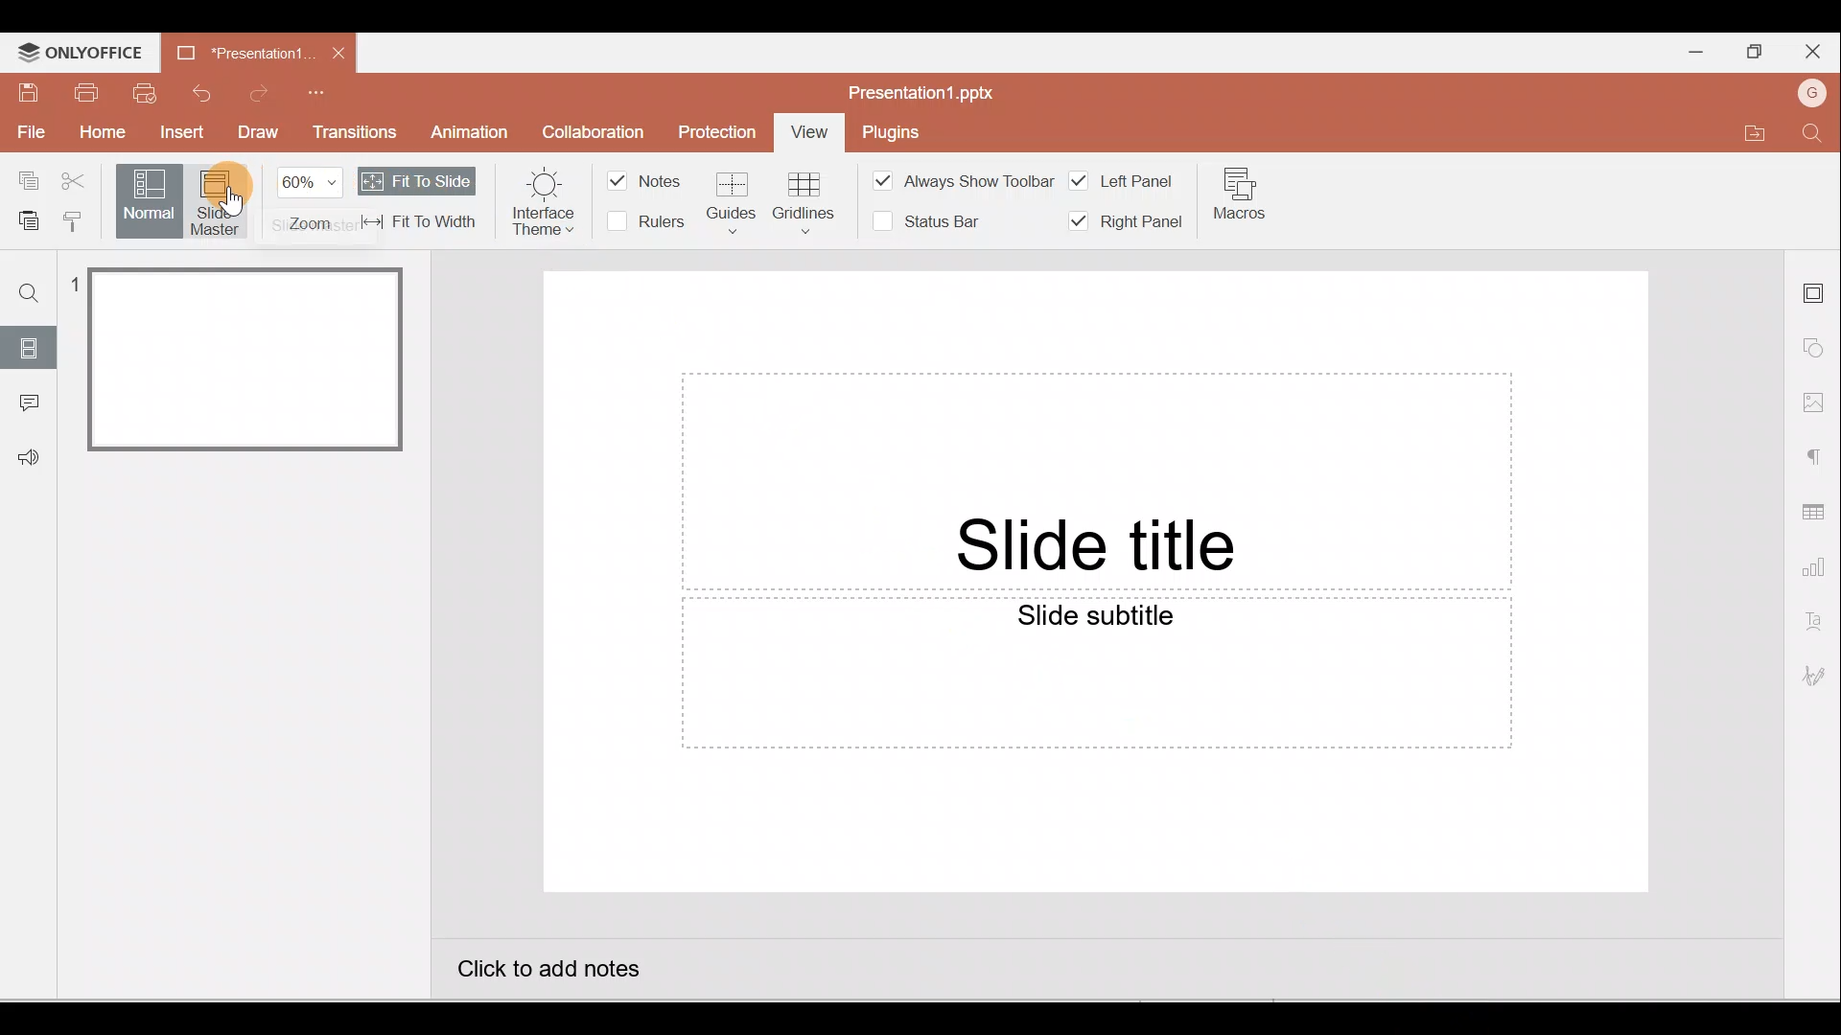  I want to click on Animation, so click(465, 132).